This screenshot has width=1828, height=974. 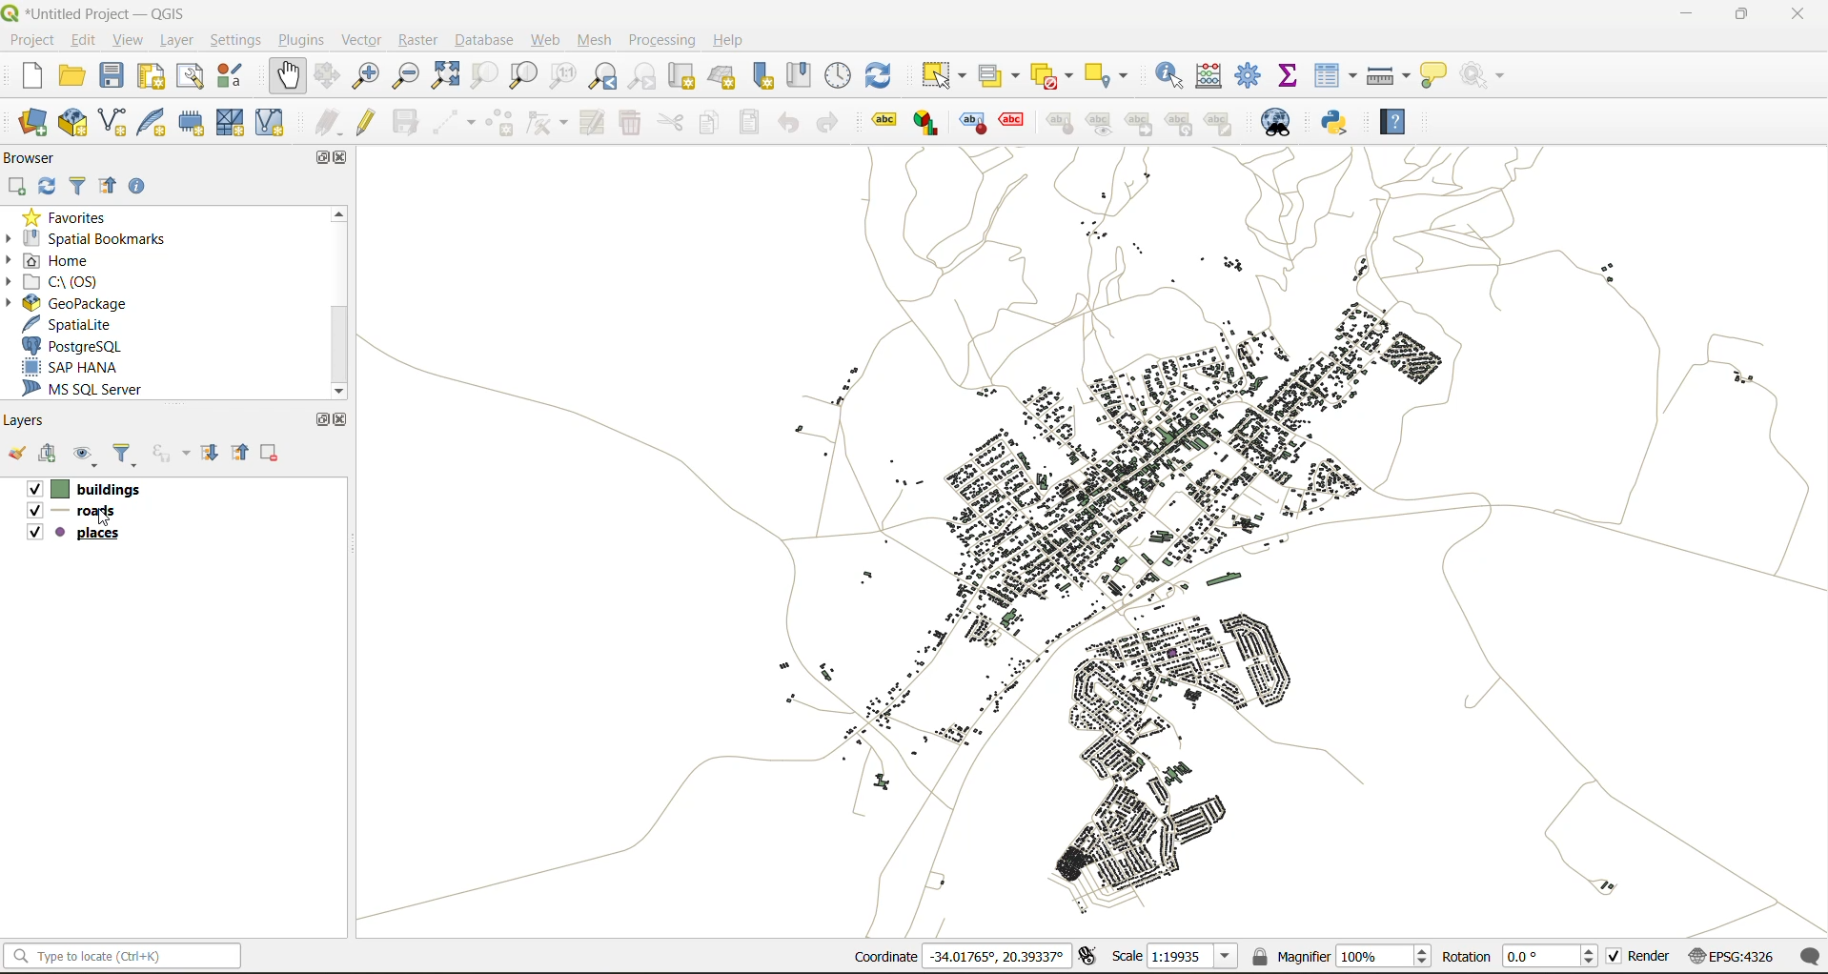 I want to click on filter, so click(x=80, y=186).